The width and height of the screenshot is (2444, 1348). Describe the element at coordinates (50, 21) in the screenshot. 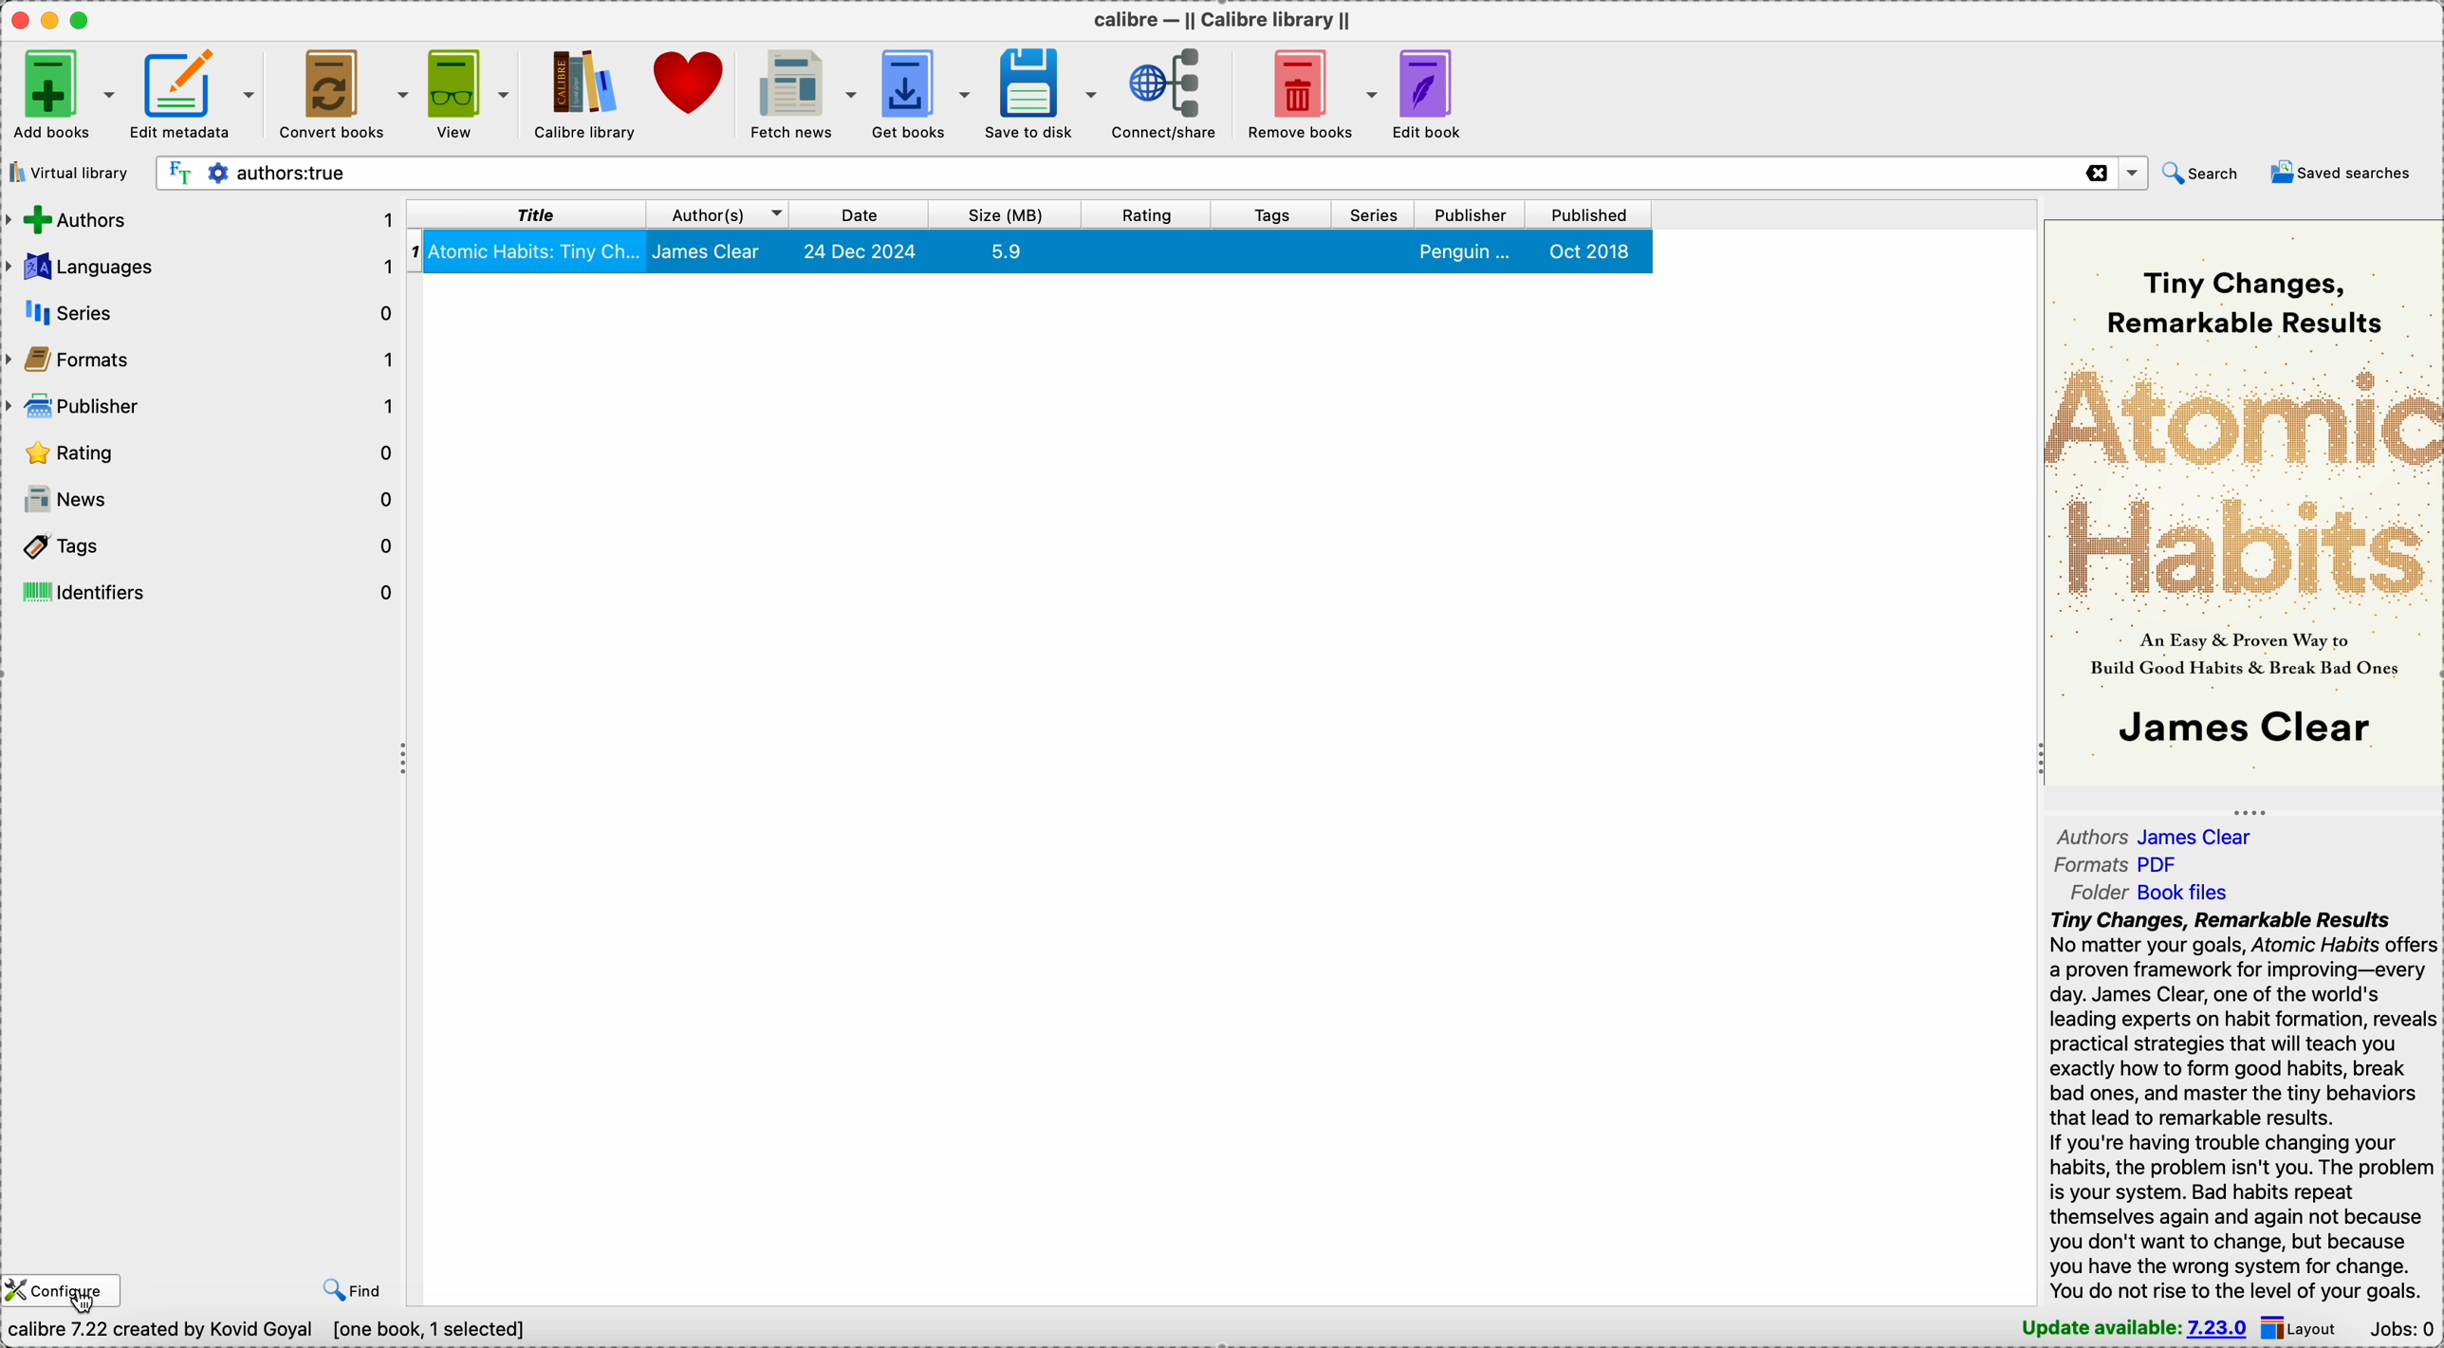

I see `minimize Calibre` at that location.